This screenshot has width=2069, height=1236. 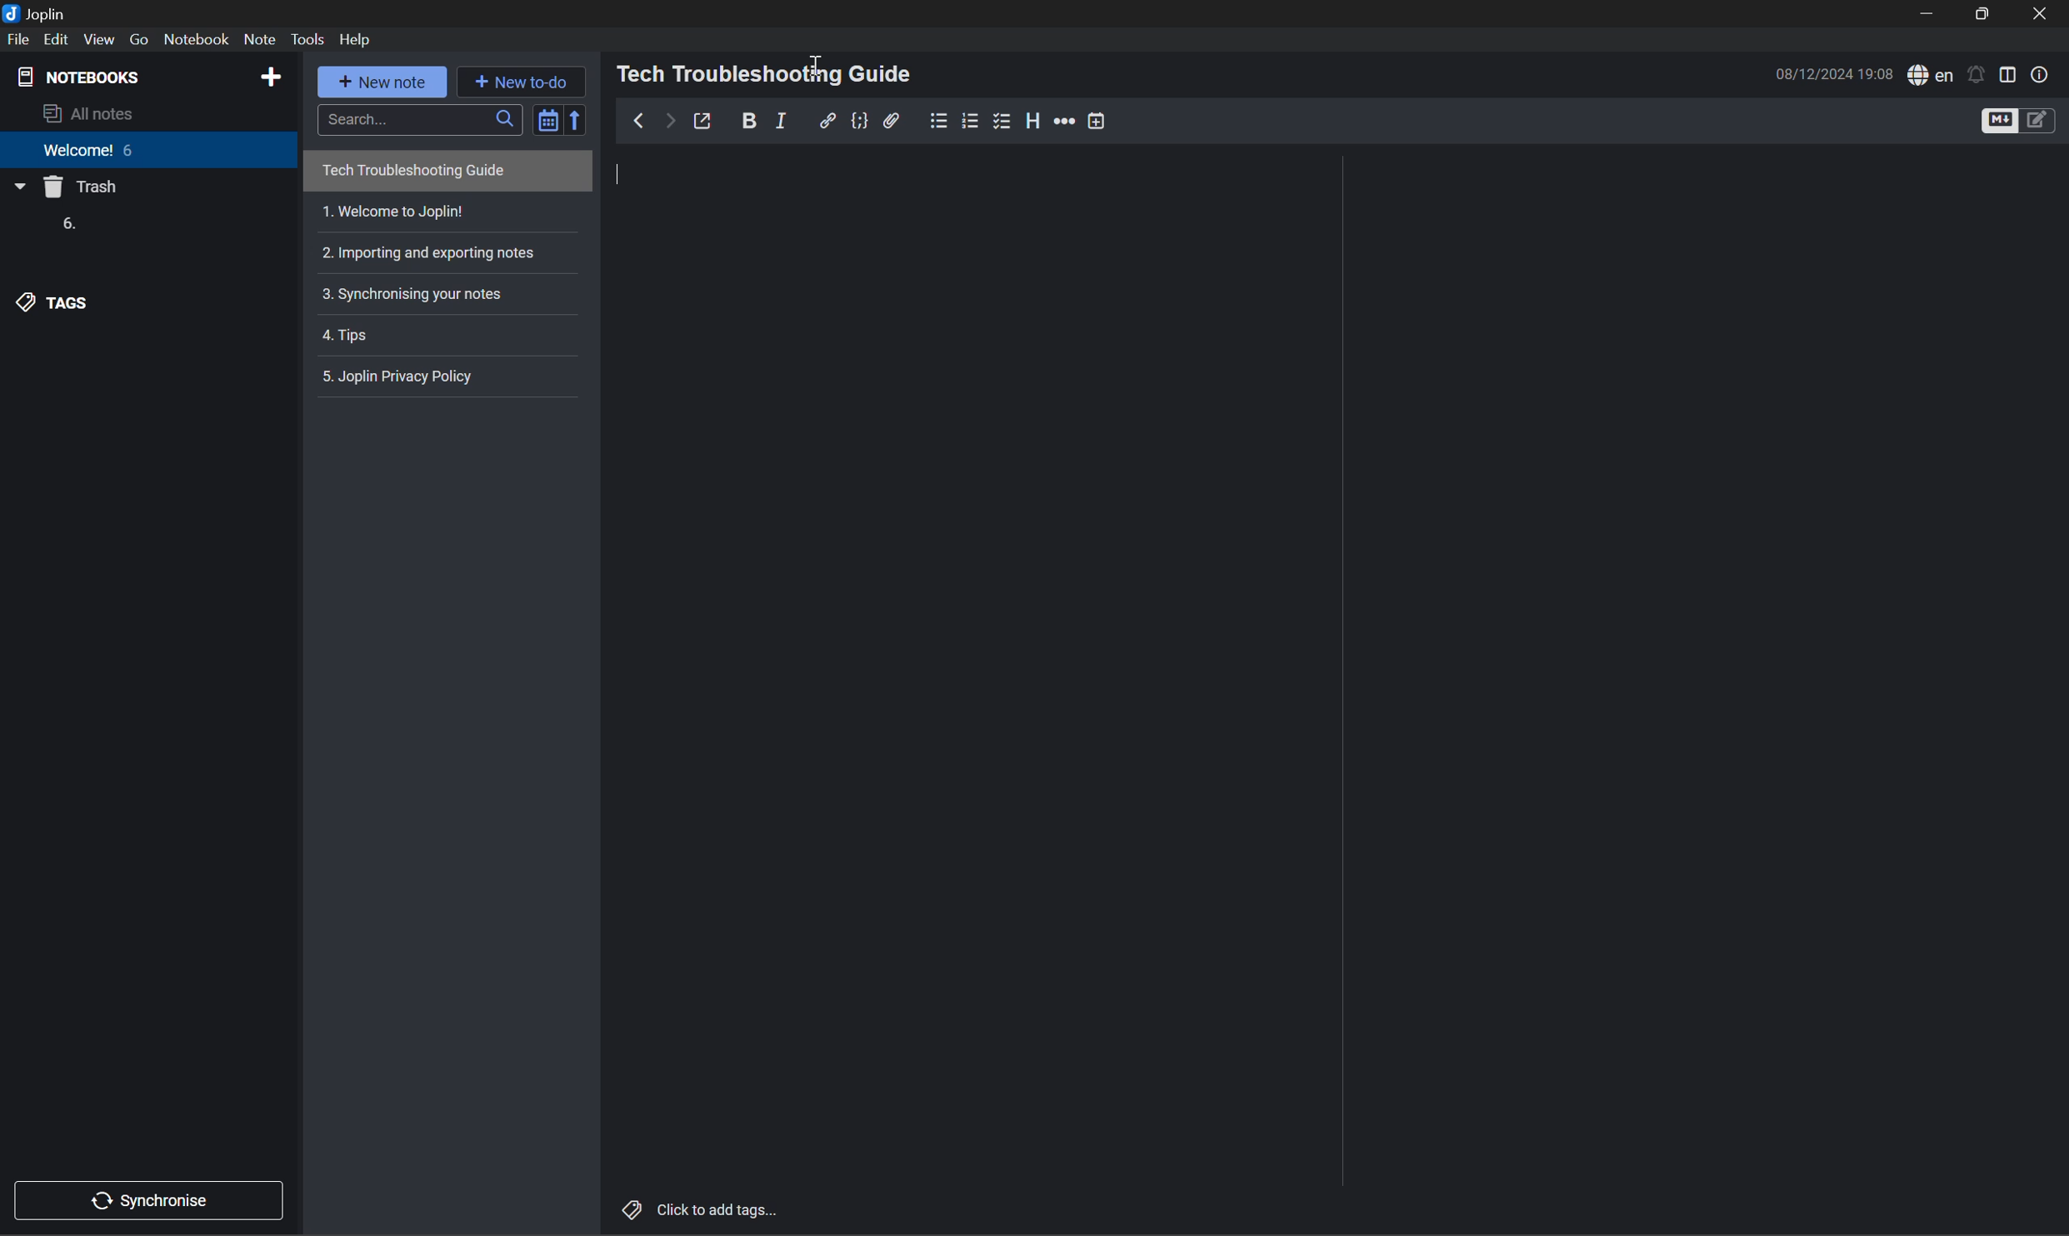 What do you see at coordinates (666, 122) in the screenshot?
I see `Forward` at bounding box center [666, 122].